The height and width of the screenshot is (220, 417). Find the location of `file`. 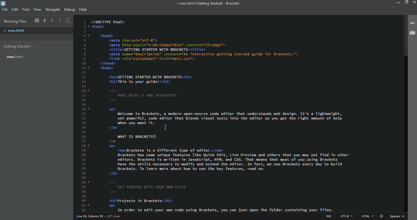

file is located at coordinates (5, 9).